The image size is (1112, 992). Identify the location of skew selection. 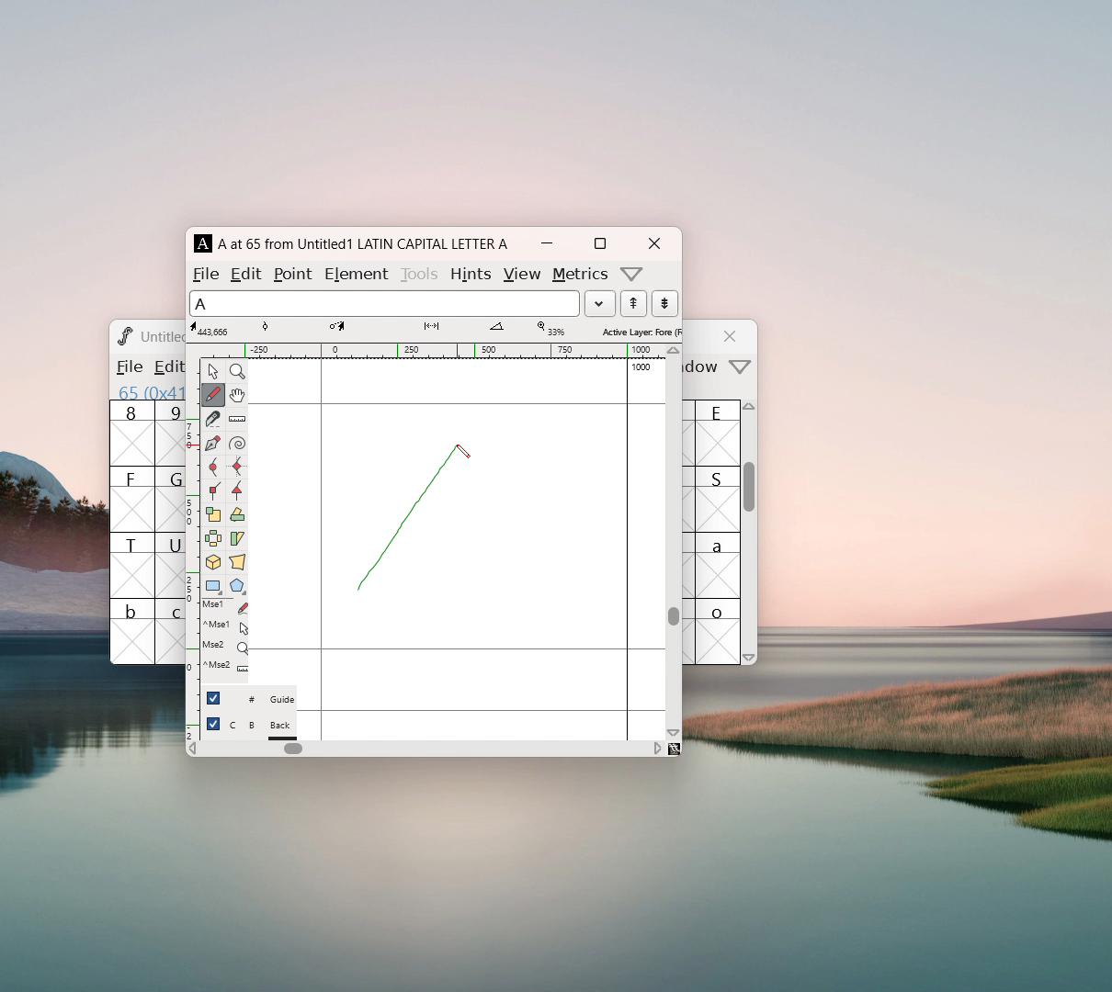
(236, 540).